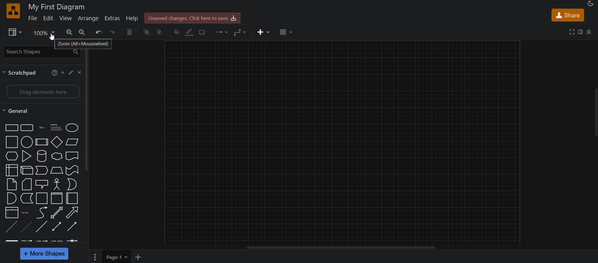 The width and height of the screenshot is (598, 263). What do you see at coordinates (591, 32) in the screenshot?
I see `collapse/expand` at bounding box center [591, 32].